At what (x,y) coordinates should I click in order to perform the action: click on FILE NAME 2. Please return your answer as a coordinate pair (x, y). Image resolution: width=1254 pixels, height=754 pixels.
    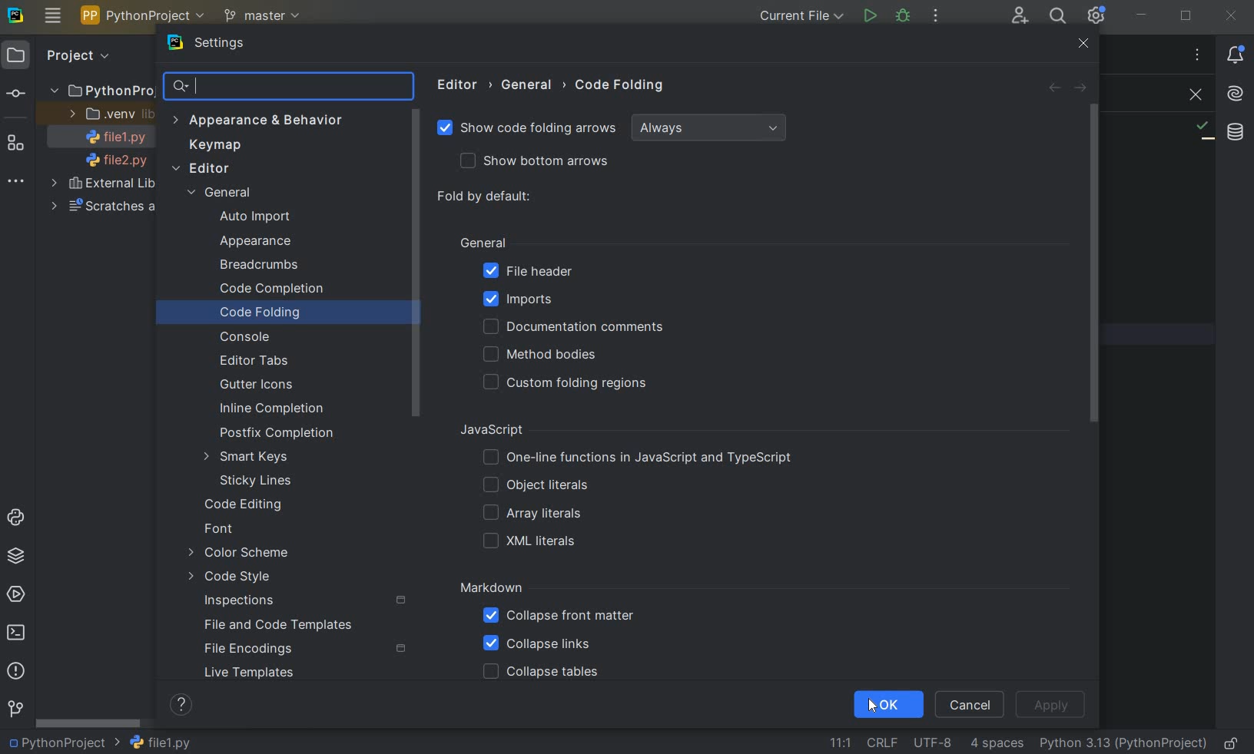
    Looking at the image, I should click on (109, 161).